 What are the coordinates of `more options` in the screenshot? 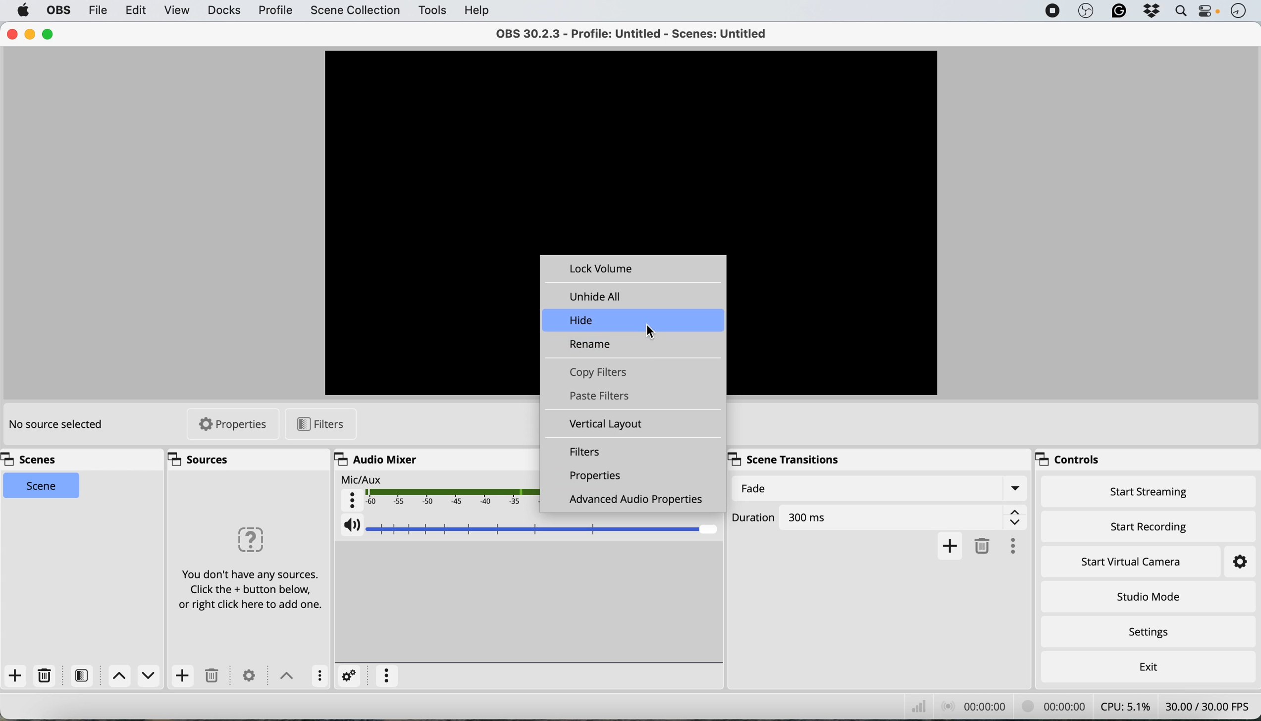 It's located at (387, 673).